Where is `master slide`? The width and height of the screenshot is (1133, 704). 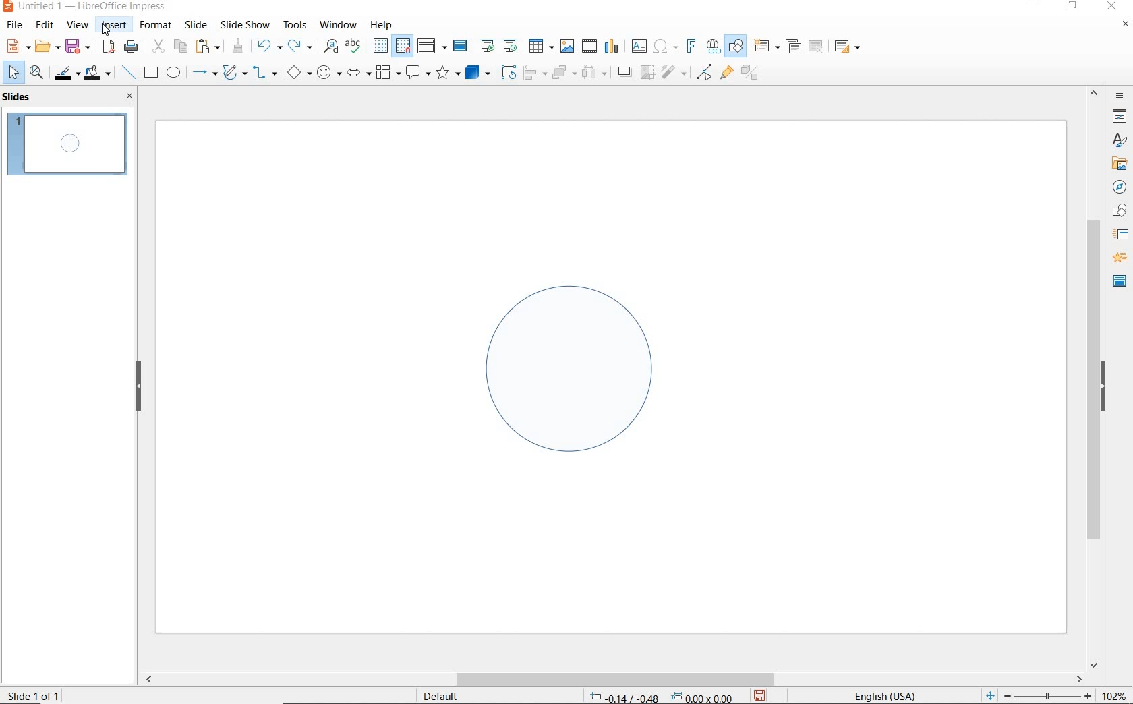 master slide is located at coordinates (1120, 280).